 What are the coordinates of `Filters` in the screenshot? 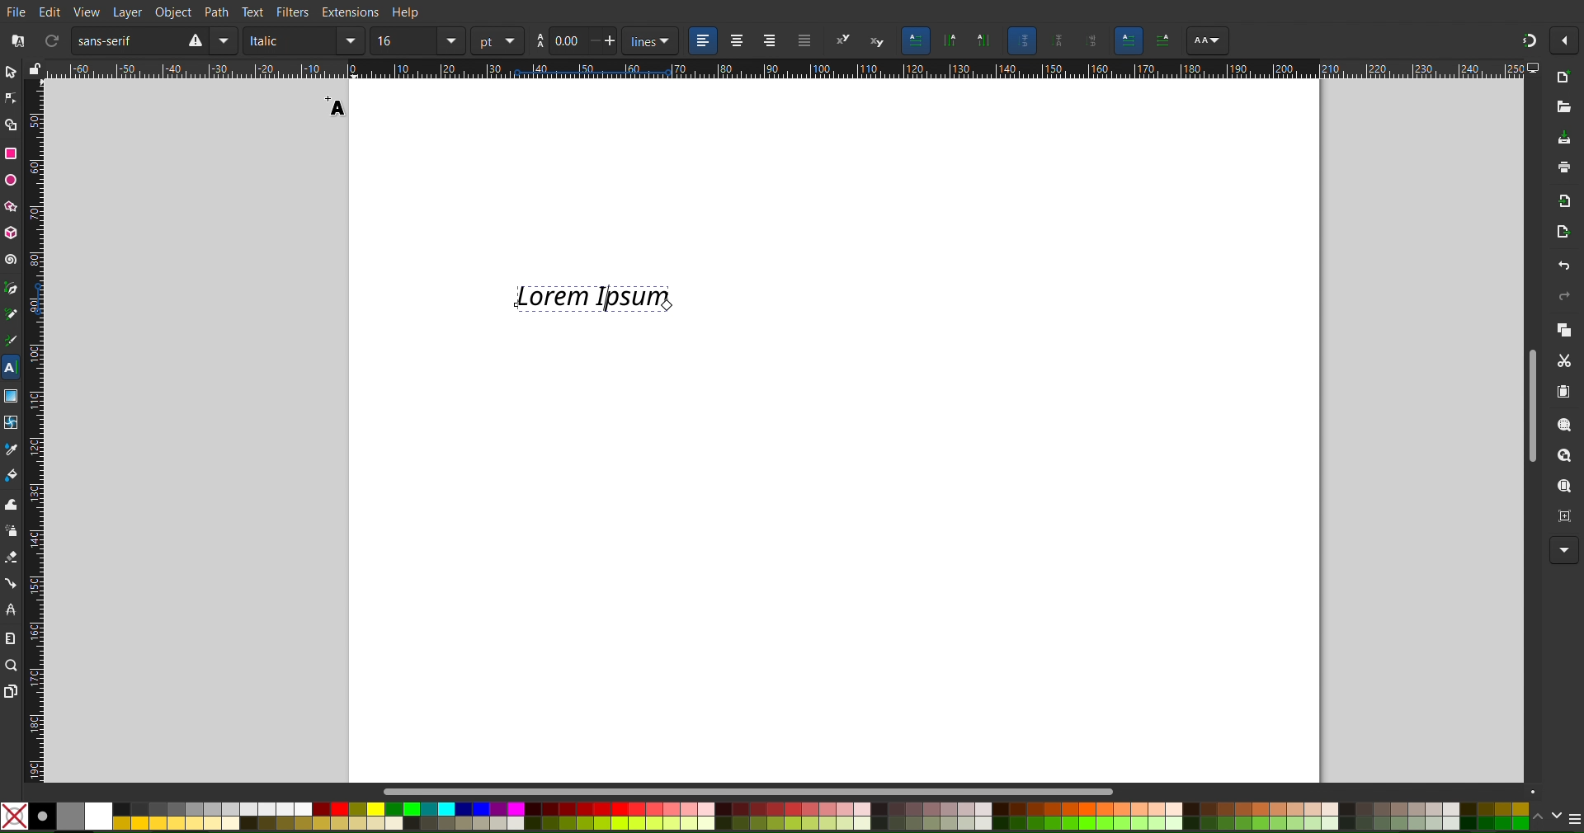 It's located at (295, 11).